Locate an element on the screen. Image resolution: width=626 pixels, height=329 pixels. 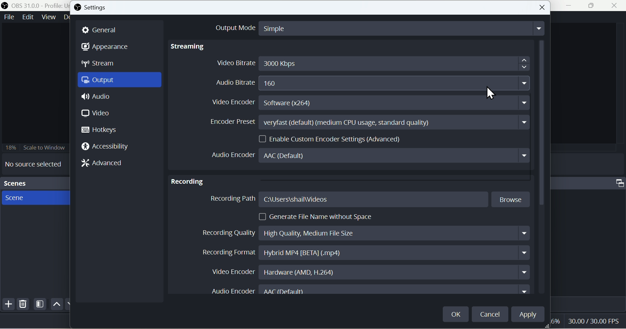
View is located at coordinates (49, 17).